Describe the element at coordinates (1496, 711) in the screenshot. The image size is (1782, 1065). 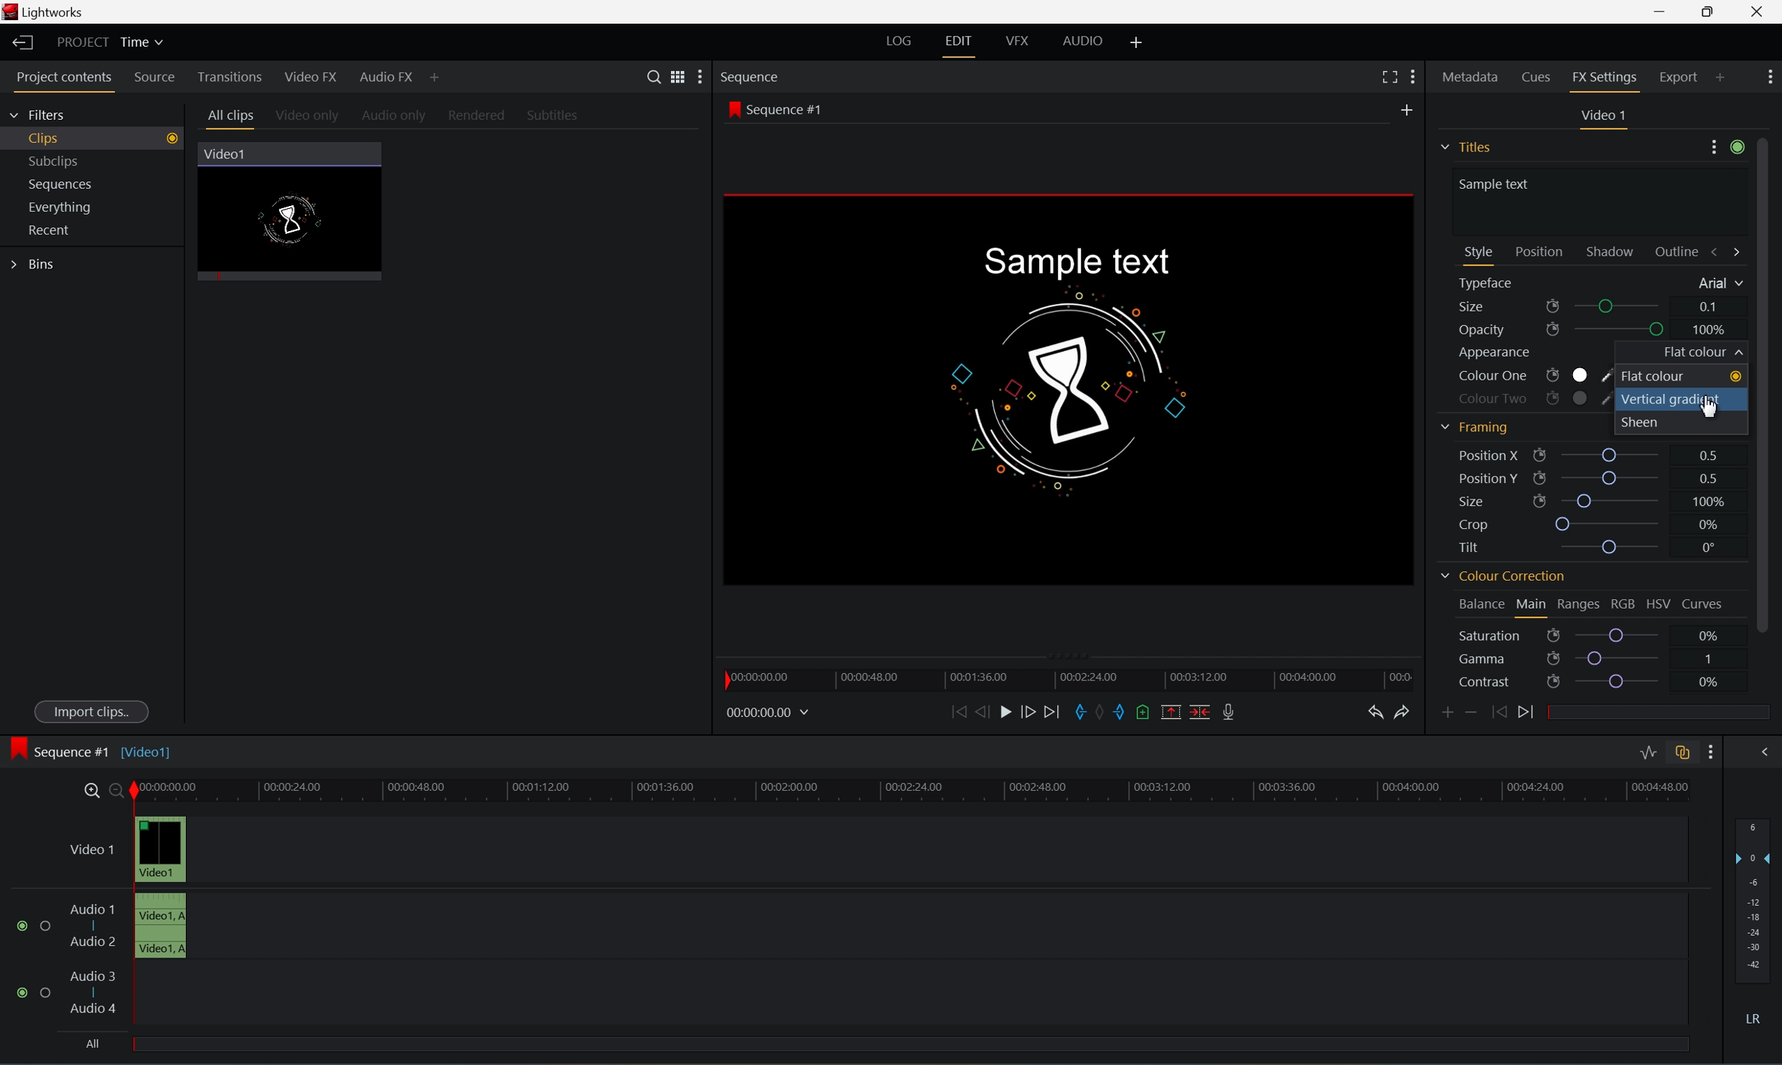
I see `previous` at that location.